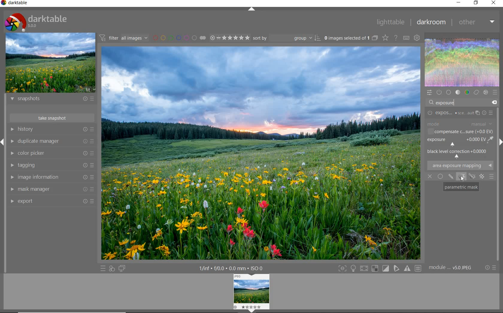 Image resolution: width=503 pixels, height=313 pixels. I want to click on tagging, so click(51, 165).